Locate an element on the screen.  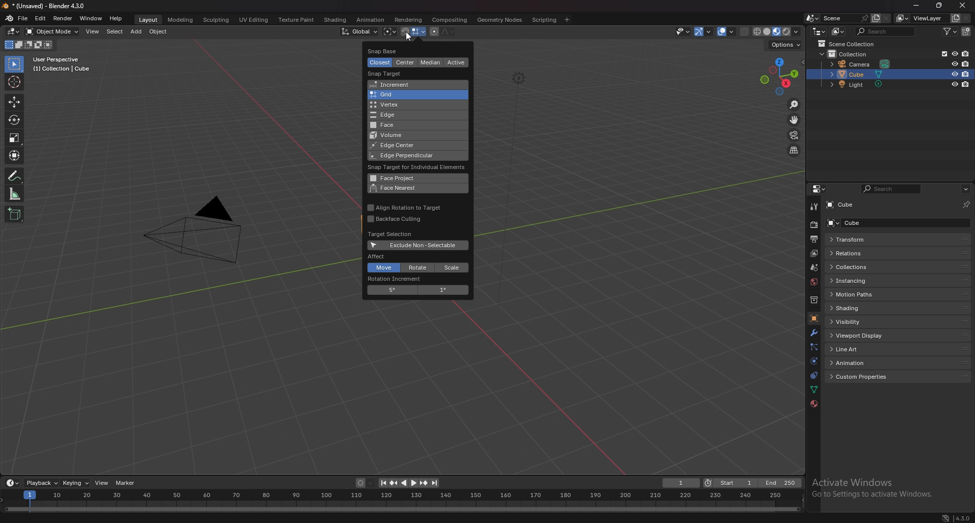
camera is located at coordinates (862, 64).